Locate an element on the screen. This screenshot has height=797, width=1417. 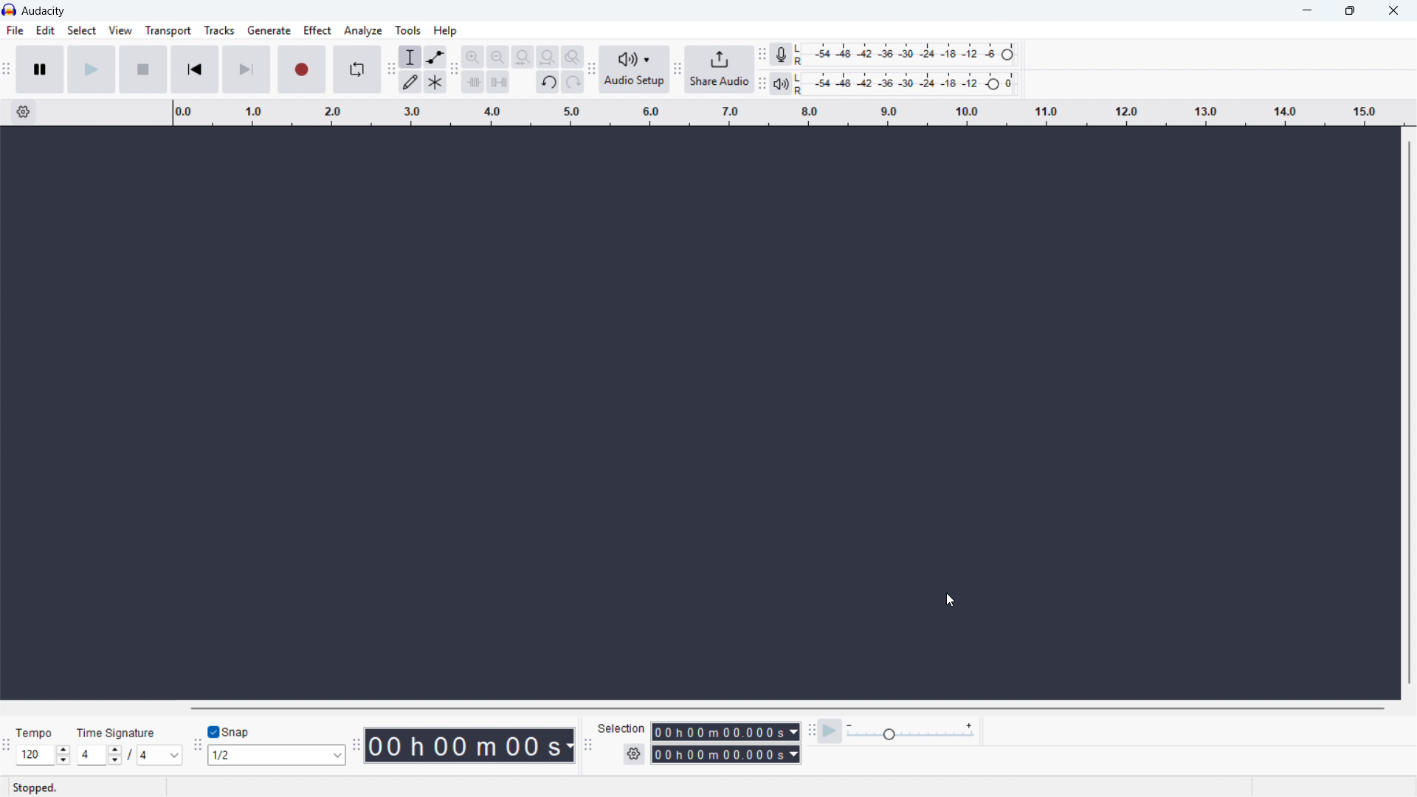
envelop tool is located at coordinates (435, 56).